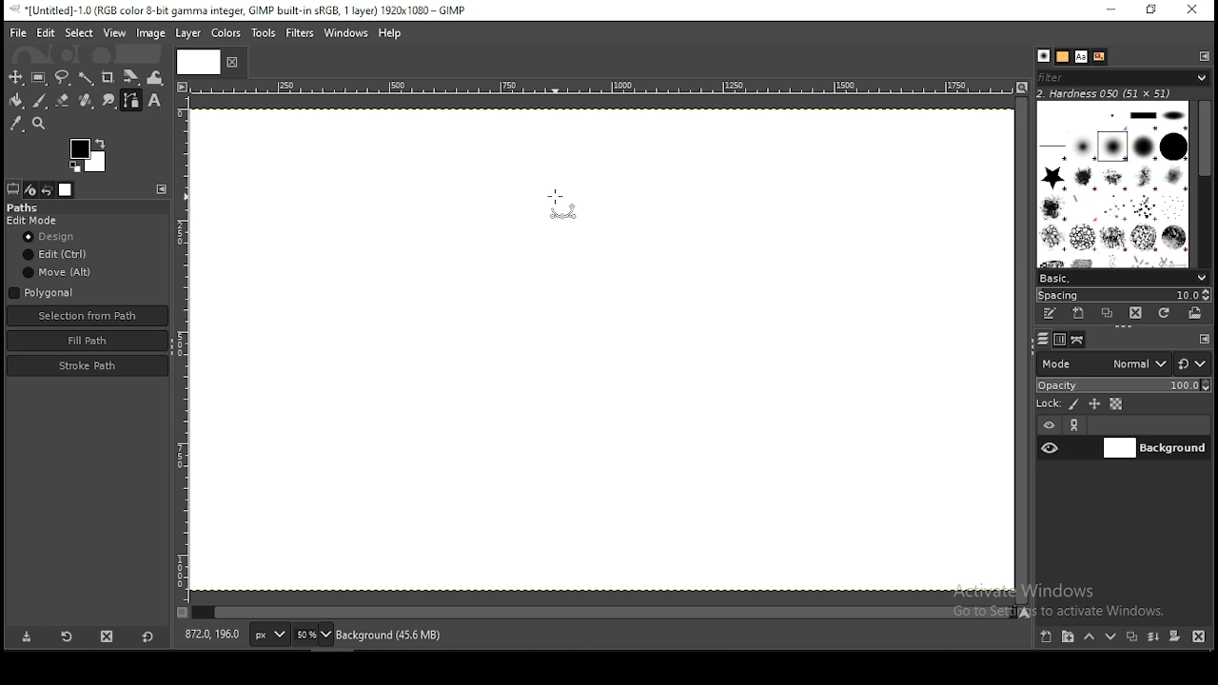  I want to click on tool options, so click(13, 188).